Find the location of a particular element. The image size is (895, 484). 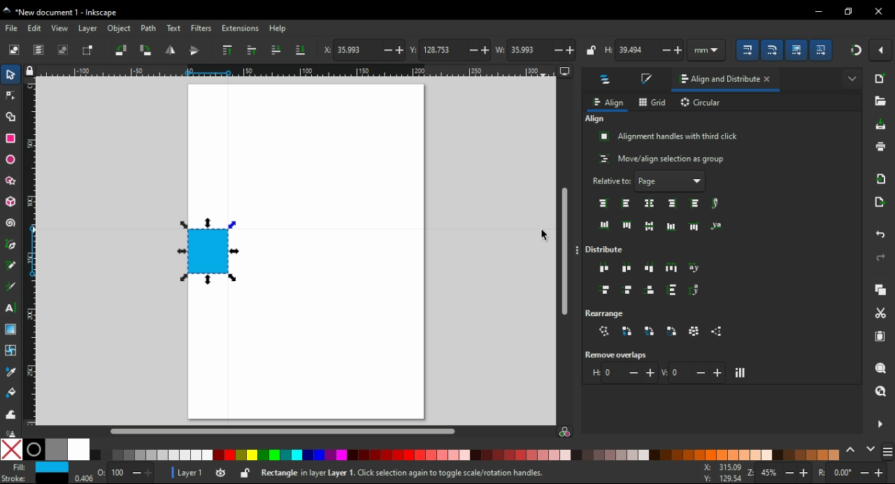

distribute vertically with even spacing between top edges is located at coordinates (603, 289).